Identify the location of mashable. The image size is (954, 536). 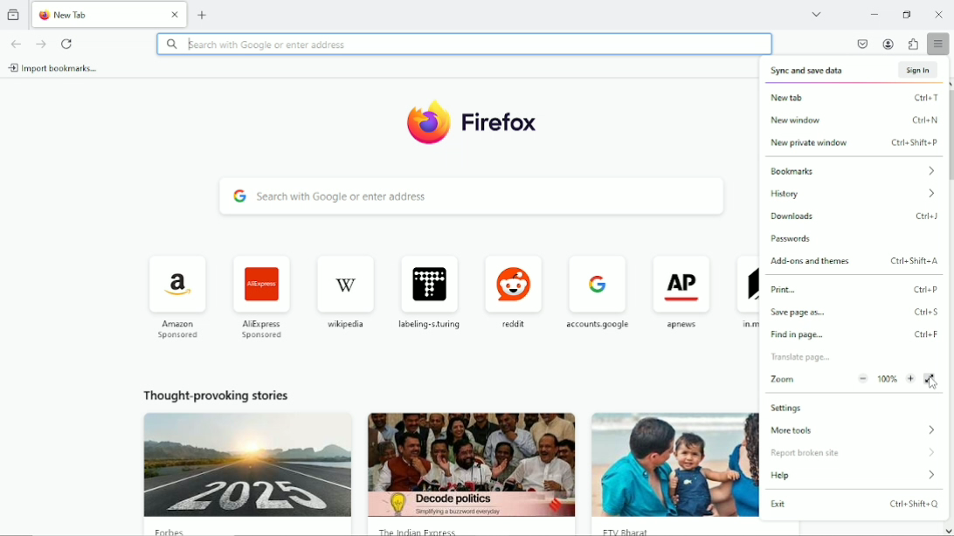
(744, 288).